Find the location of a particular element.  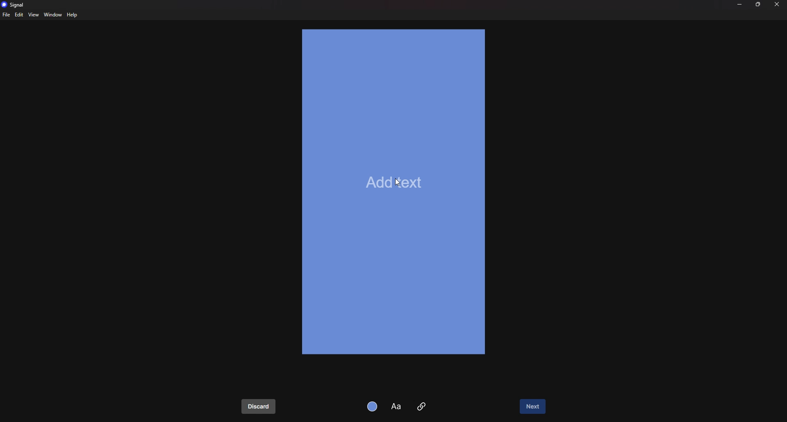

help is located at coordinates (73, 15).